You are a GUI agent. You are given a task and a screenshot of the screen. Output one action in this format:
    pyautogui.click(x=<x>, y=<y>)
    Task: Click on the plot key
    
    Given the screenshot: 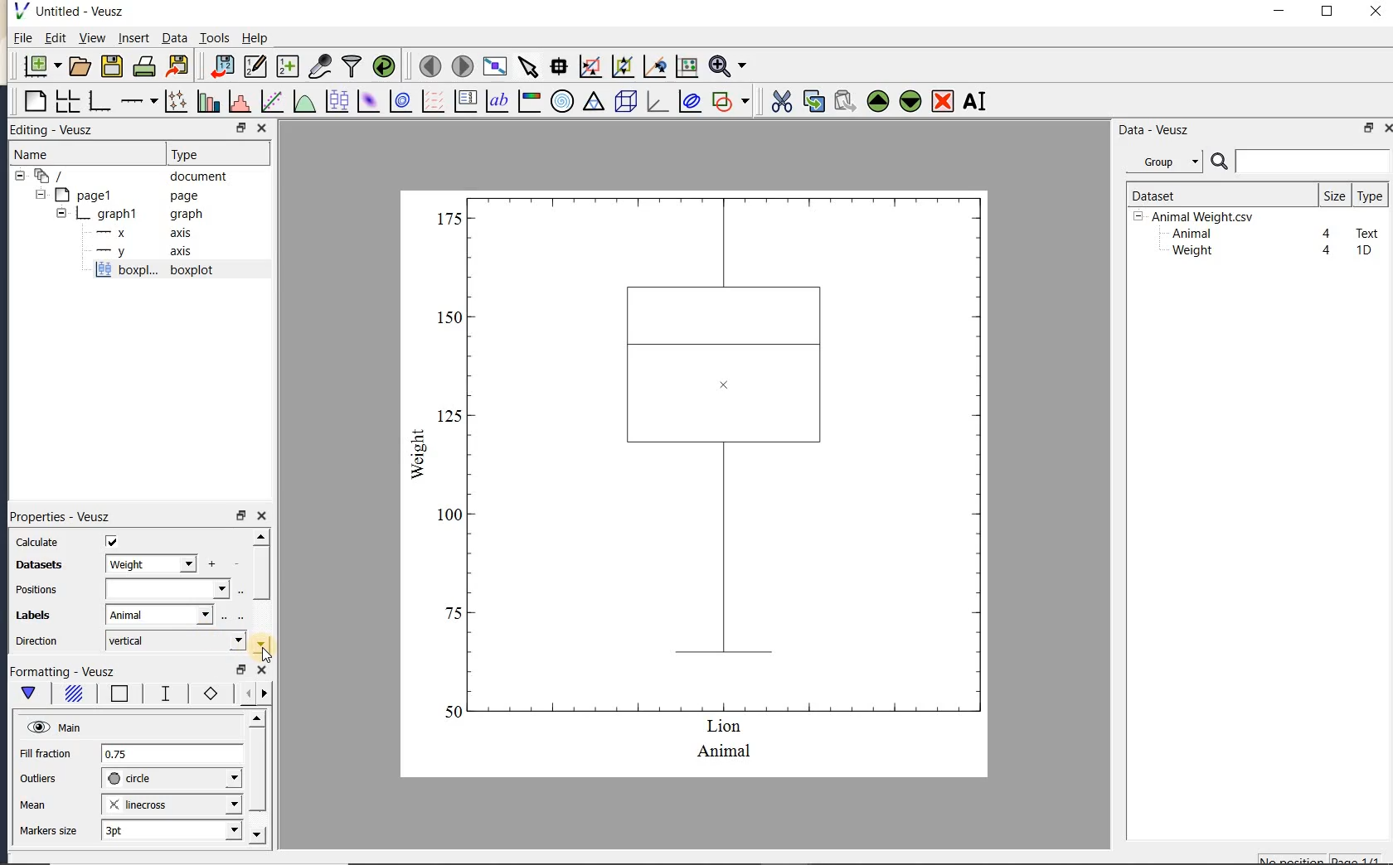 What is the action you would take?
    pyautogui.click(x=464, y=101)
    